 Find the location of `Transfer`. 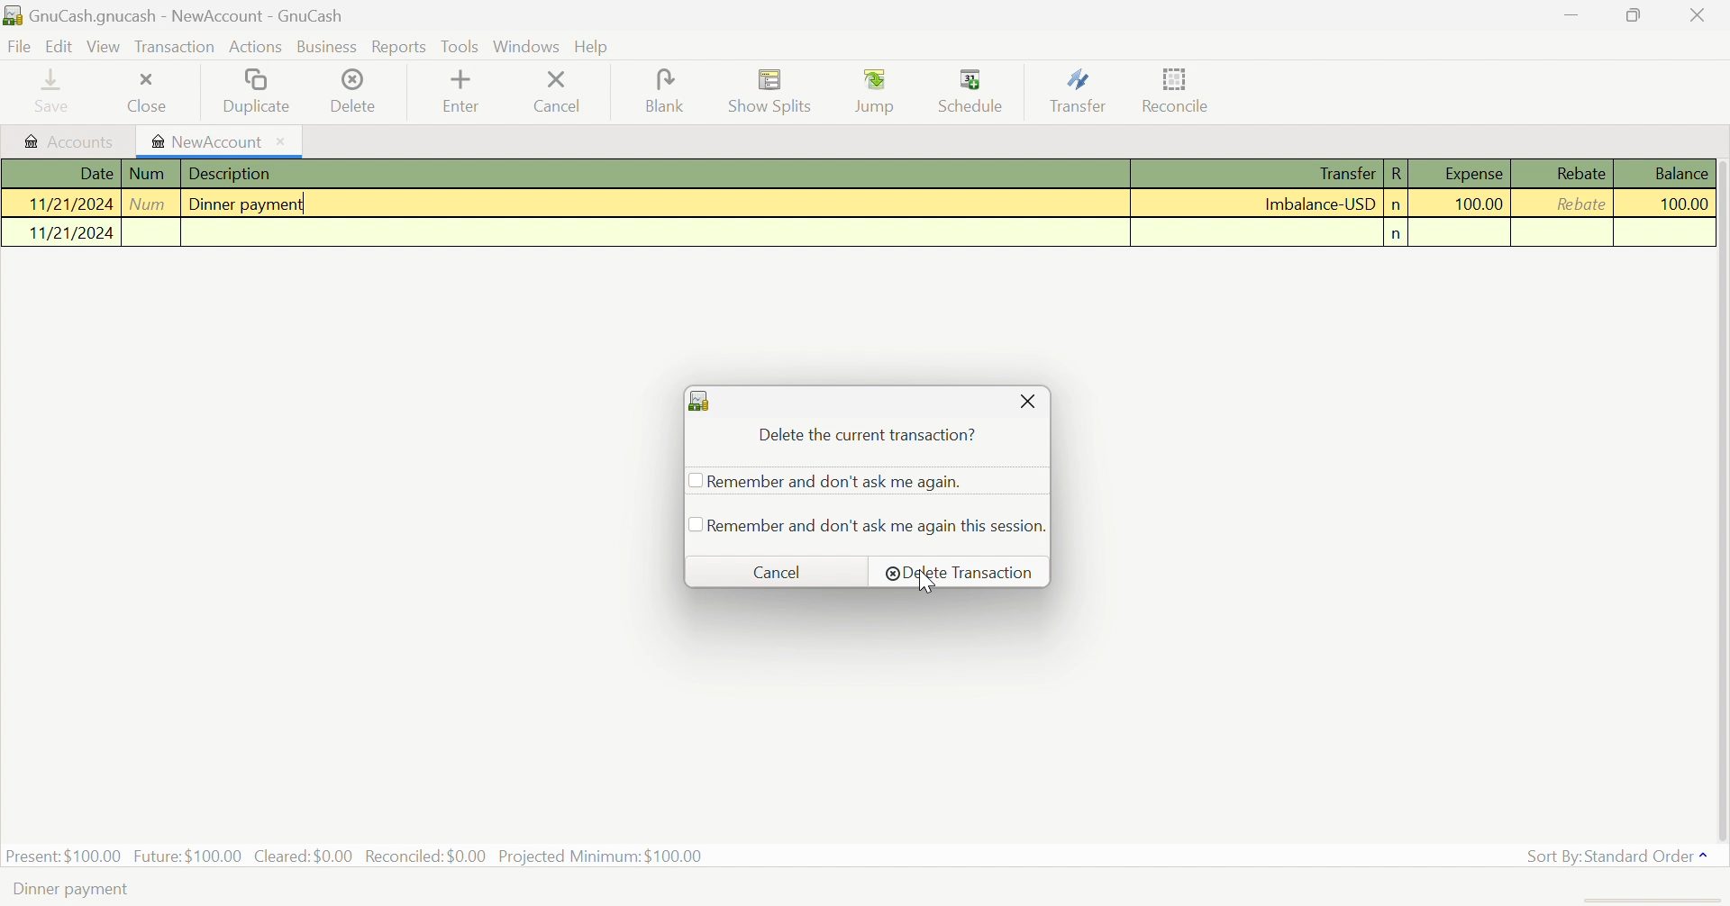

Transfer is located at coordinates (1345, 175).